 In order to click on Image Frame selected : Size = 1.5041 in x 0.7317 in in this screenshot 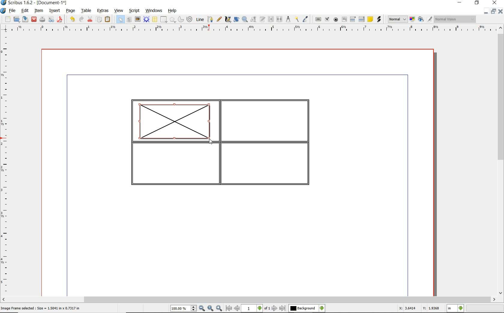, I will do `click(40, 308)`.